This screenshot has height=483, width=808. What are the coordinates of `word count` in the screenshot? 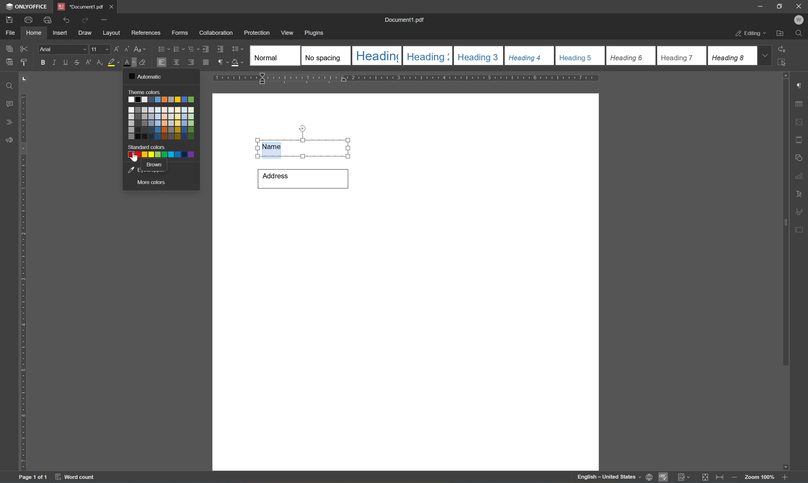 It's located at (74, 478).